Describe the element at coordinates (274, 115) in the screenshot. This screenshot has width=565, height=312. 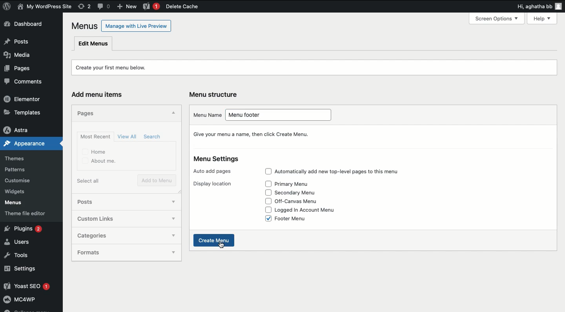
I see `Menu footer` at that location.